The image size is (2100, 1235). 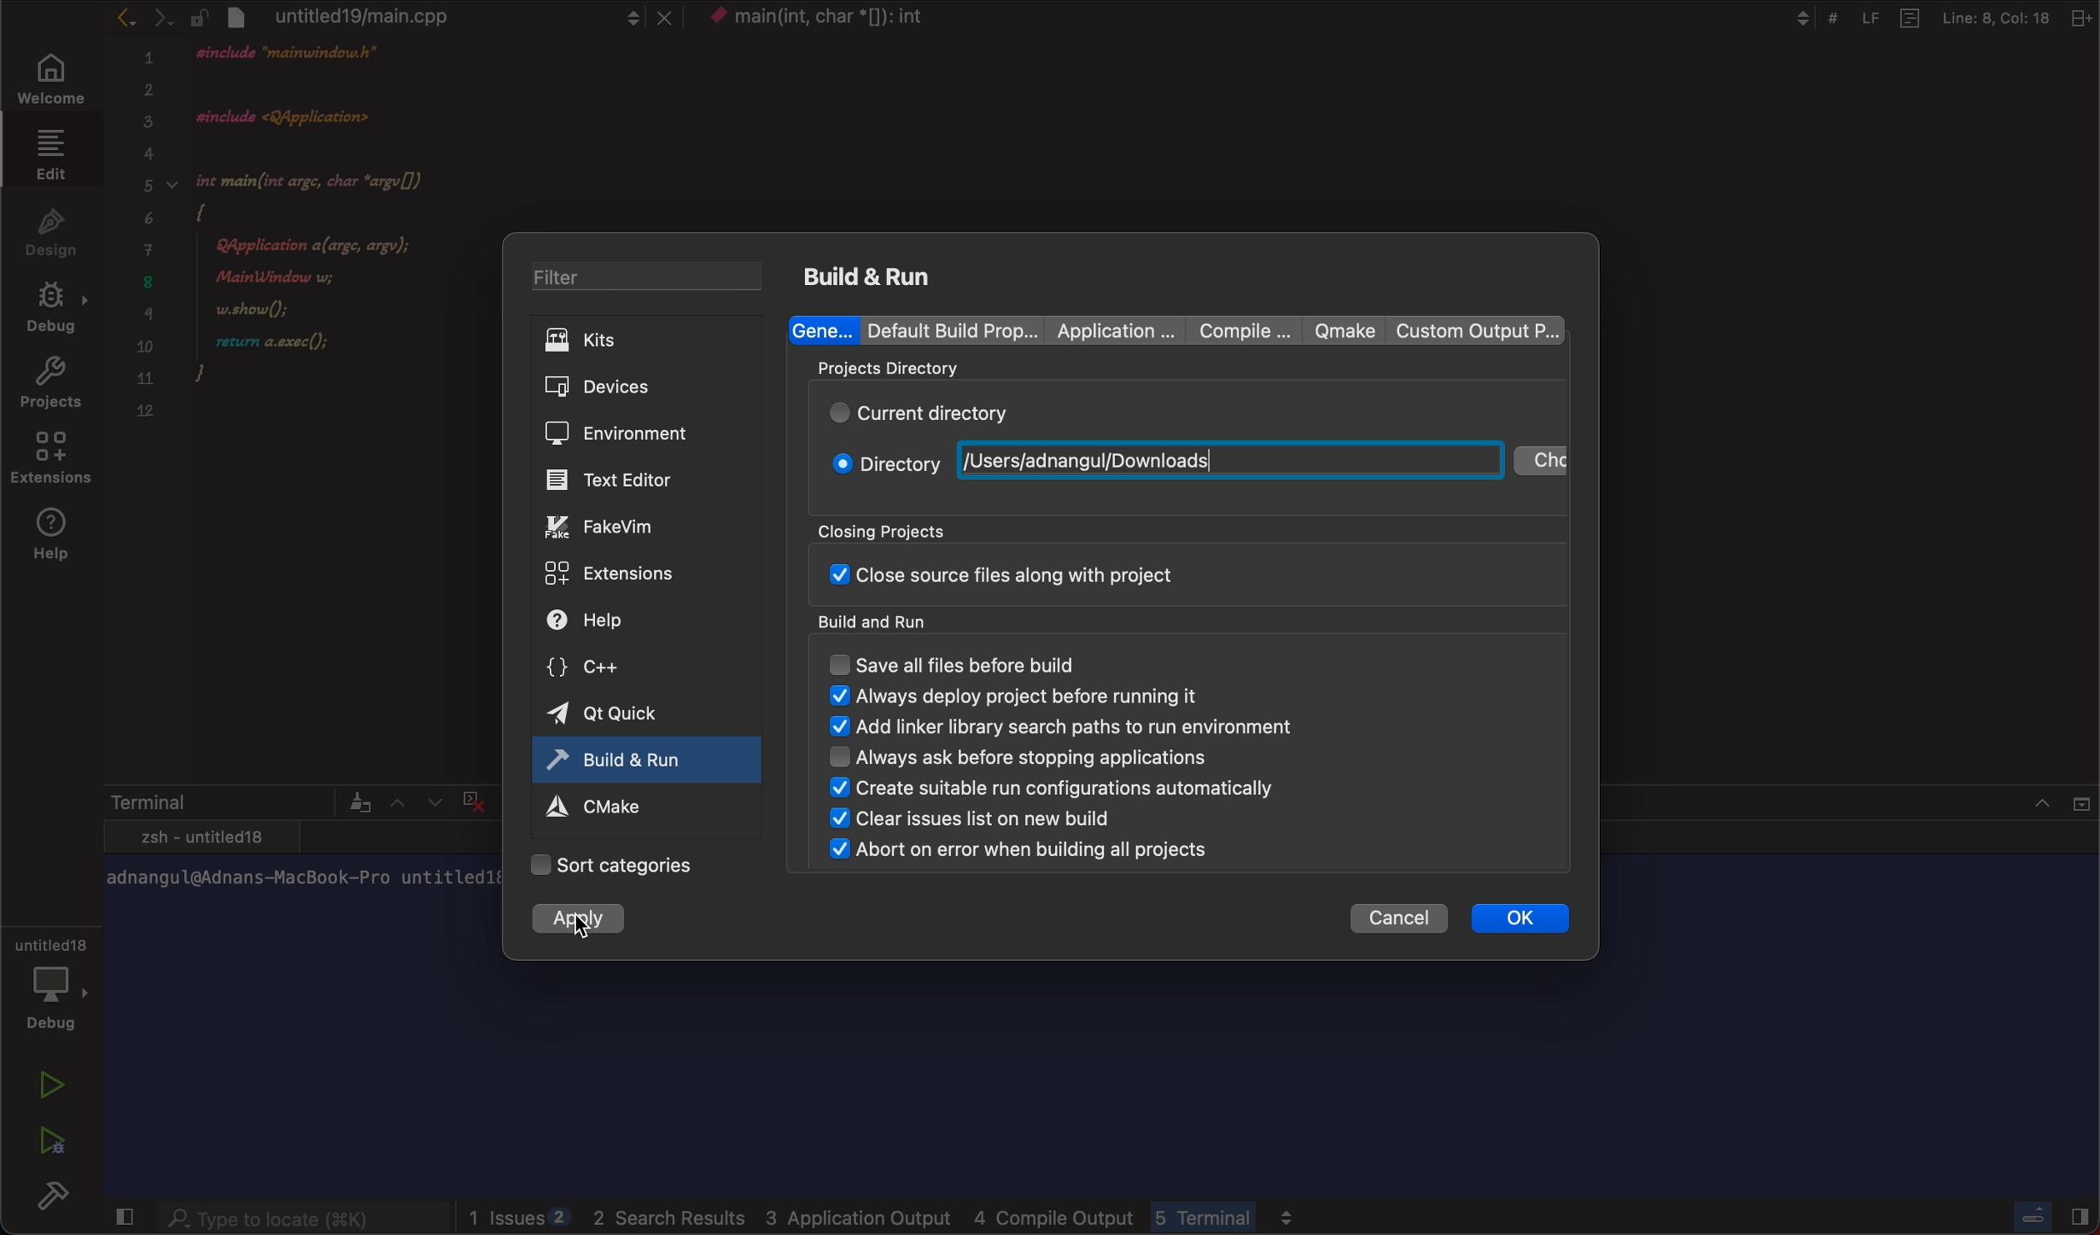 What do you see at coordinates (117, 1216) in the screenshot?
I see `close slidebar` at bounding box center [117, 1216].